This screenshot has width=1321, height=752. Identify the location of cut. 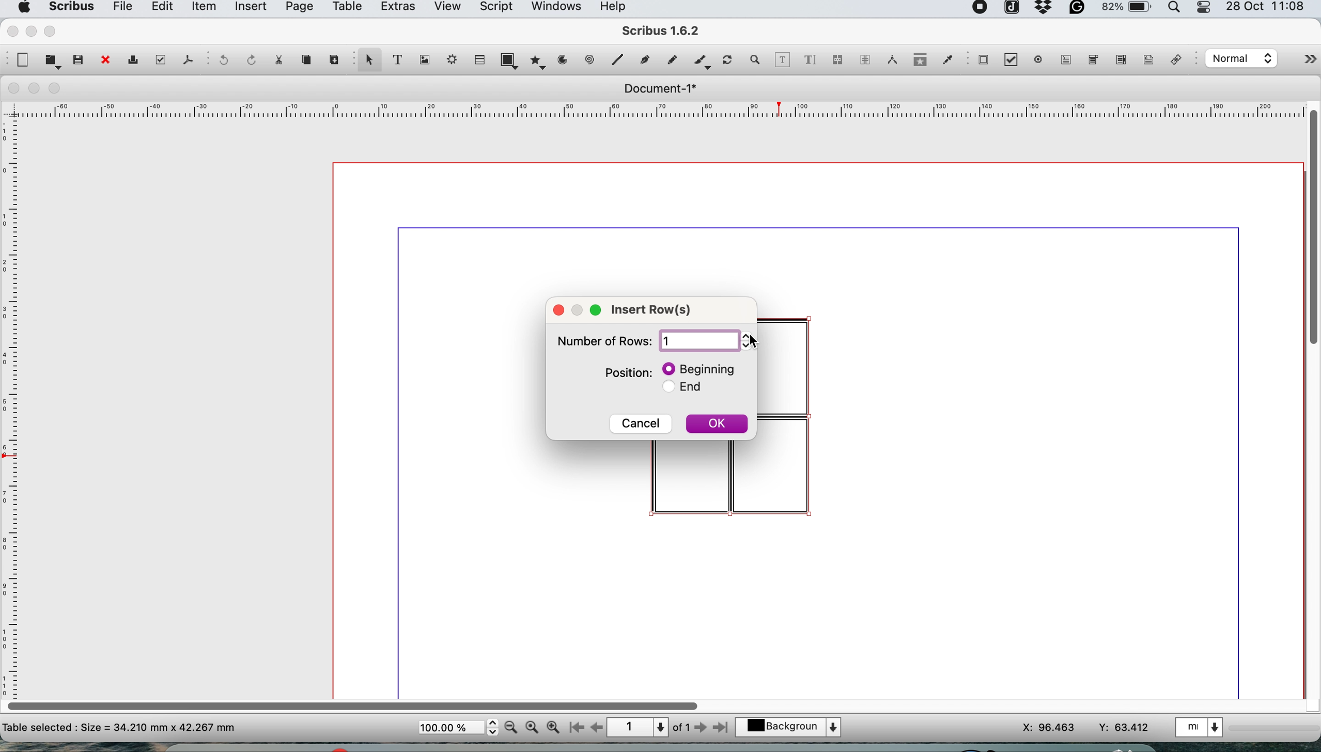
(278, 59).